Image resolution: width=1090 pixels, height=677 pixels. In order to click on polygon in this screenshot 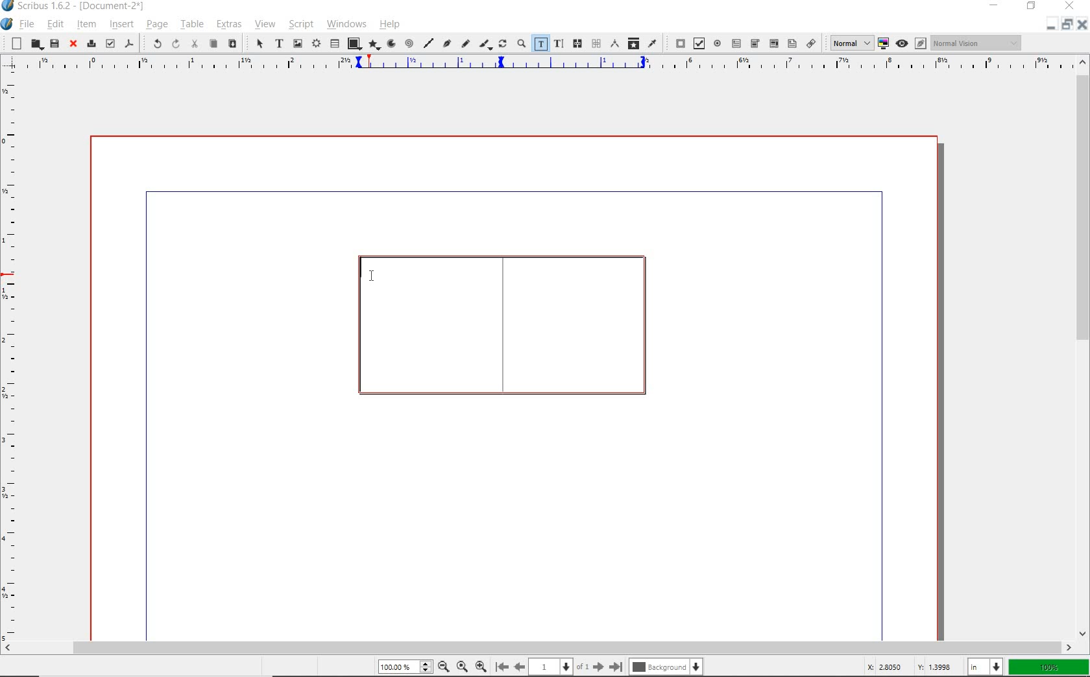, I will do `click(372, 44)`.